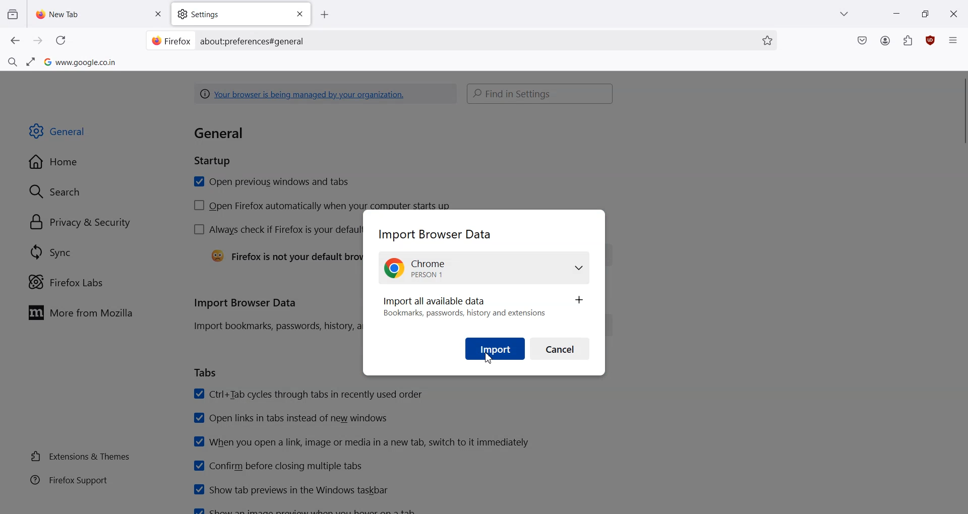  Describe the element at coordinates (496, 349) in the screenshot. I see `Import` at that location.